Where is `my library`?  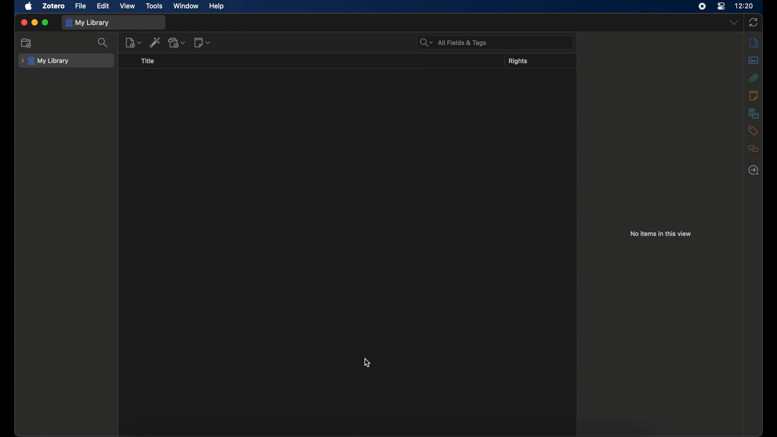 my library is located at coordinates (45, 61).